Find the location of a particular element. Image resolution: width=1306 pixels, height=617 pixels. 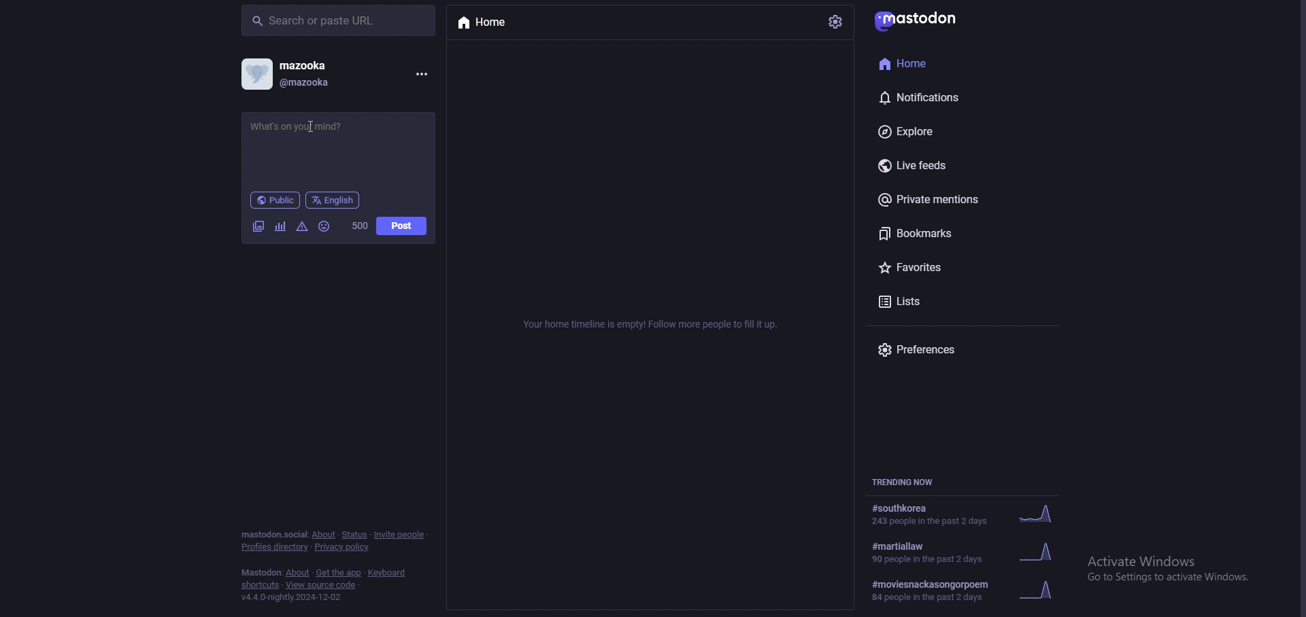

about is located at coordinates (298, 573).